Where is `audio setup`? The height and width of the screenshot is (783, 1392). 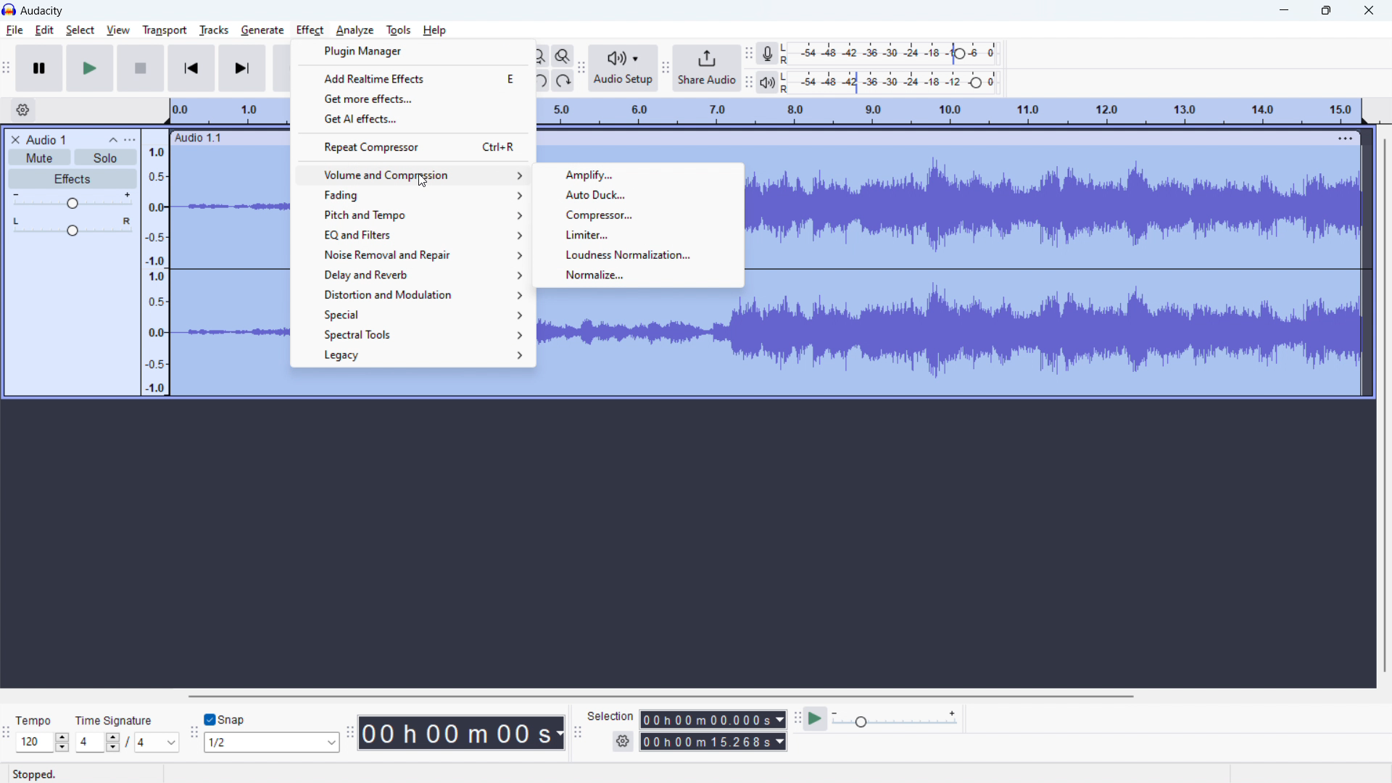
audio setup is located at coordinates (623, 67).